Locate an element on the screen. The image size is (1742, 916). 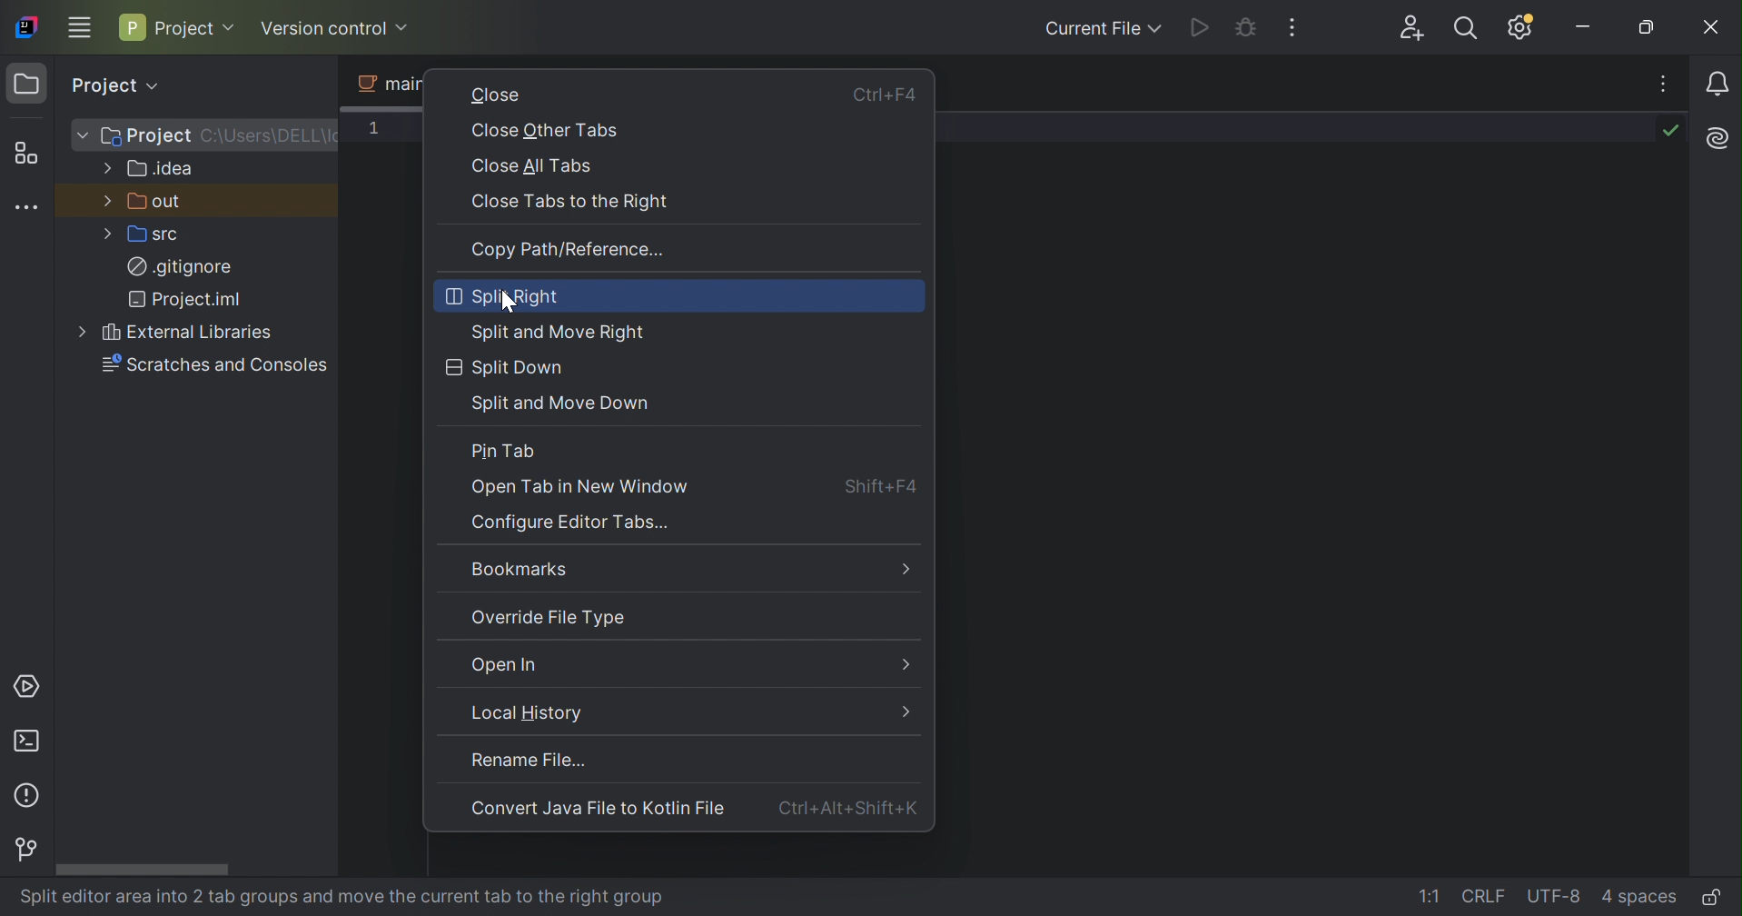
Project is located at coordinates (118, 85).